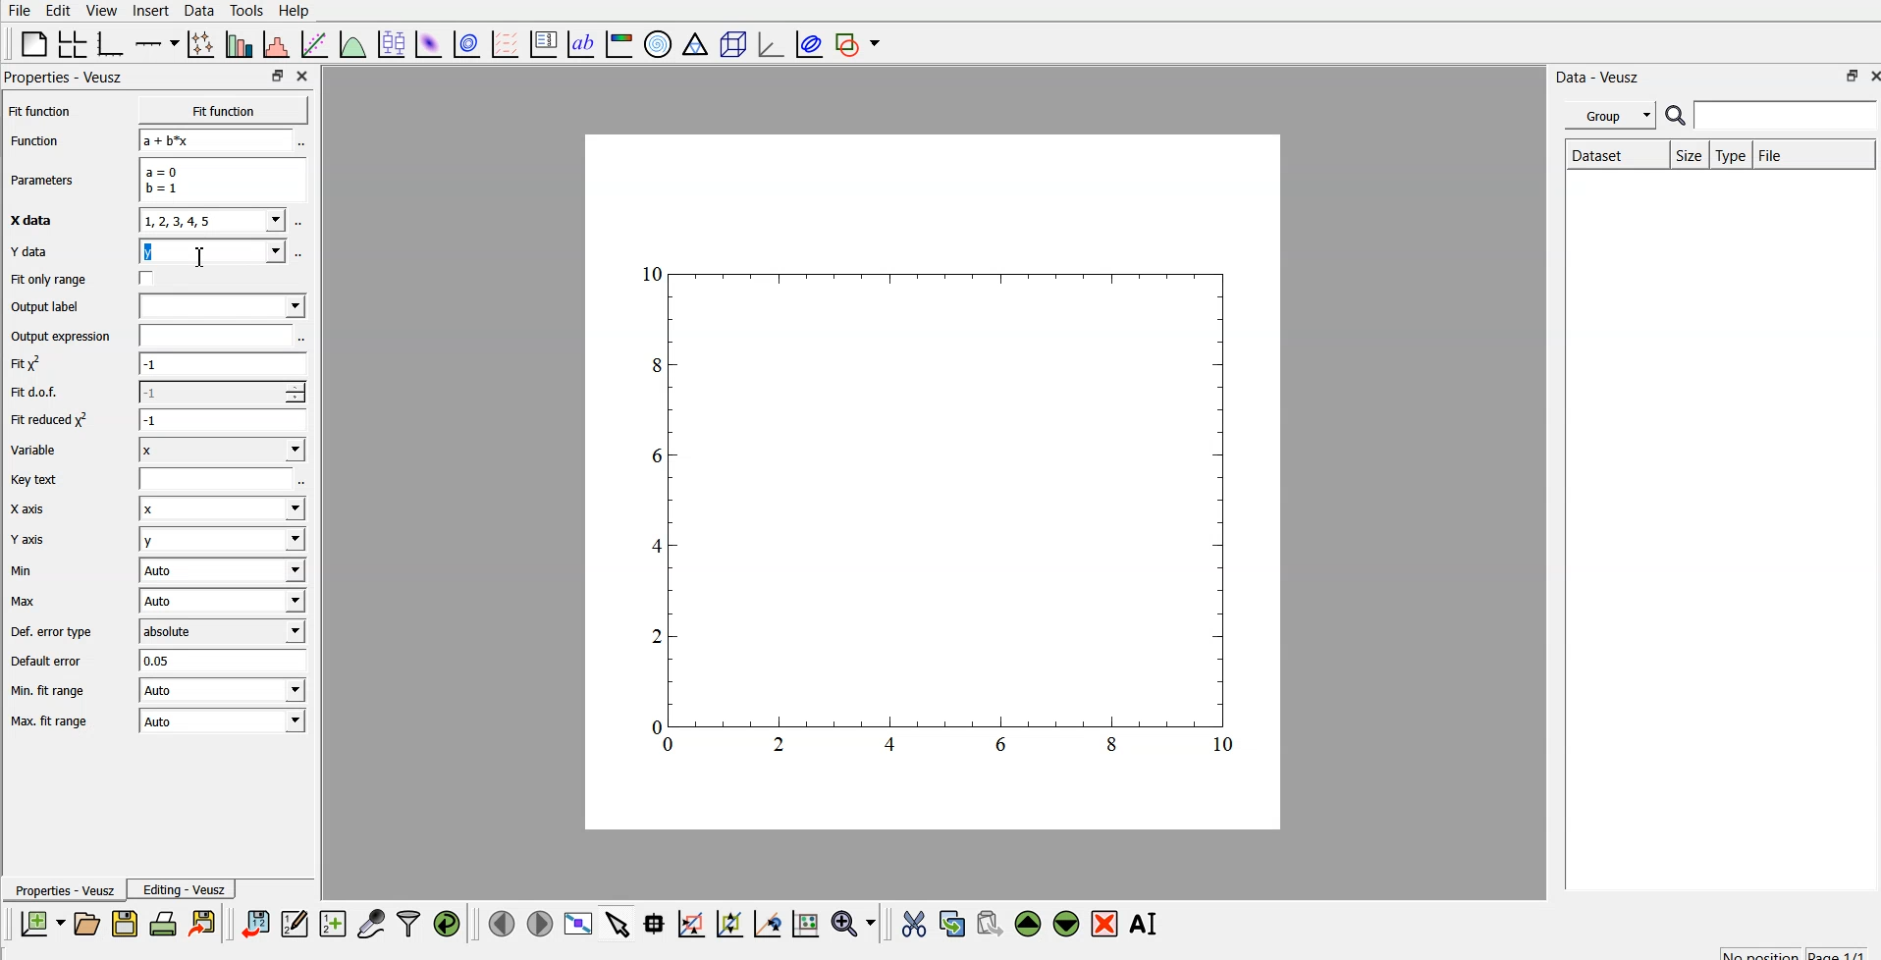 The height and width of the screenshot is (960, 1881). What do you see at coordinates (1688, 154) in the screenshot?
I see `size` at bounding box center [1688, 154].